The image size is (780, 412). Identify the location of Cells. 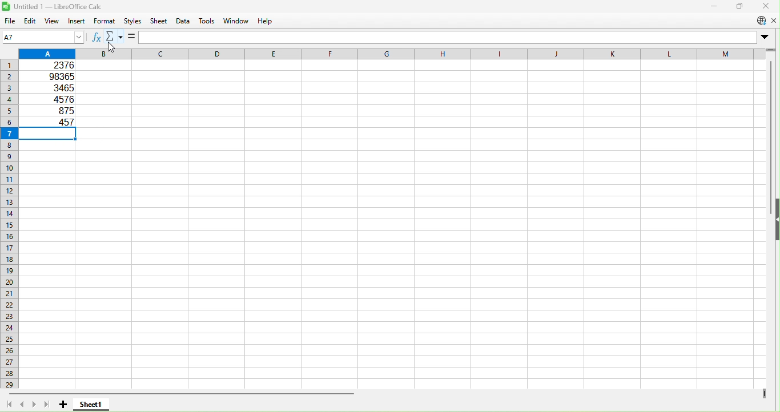
(394, 265).